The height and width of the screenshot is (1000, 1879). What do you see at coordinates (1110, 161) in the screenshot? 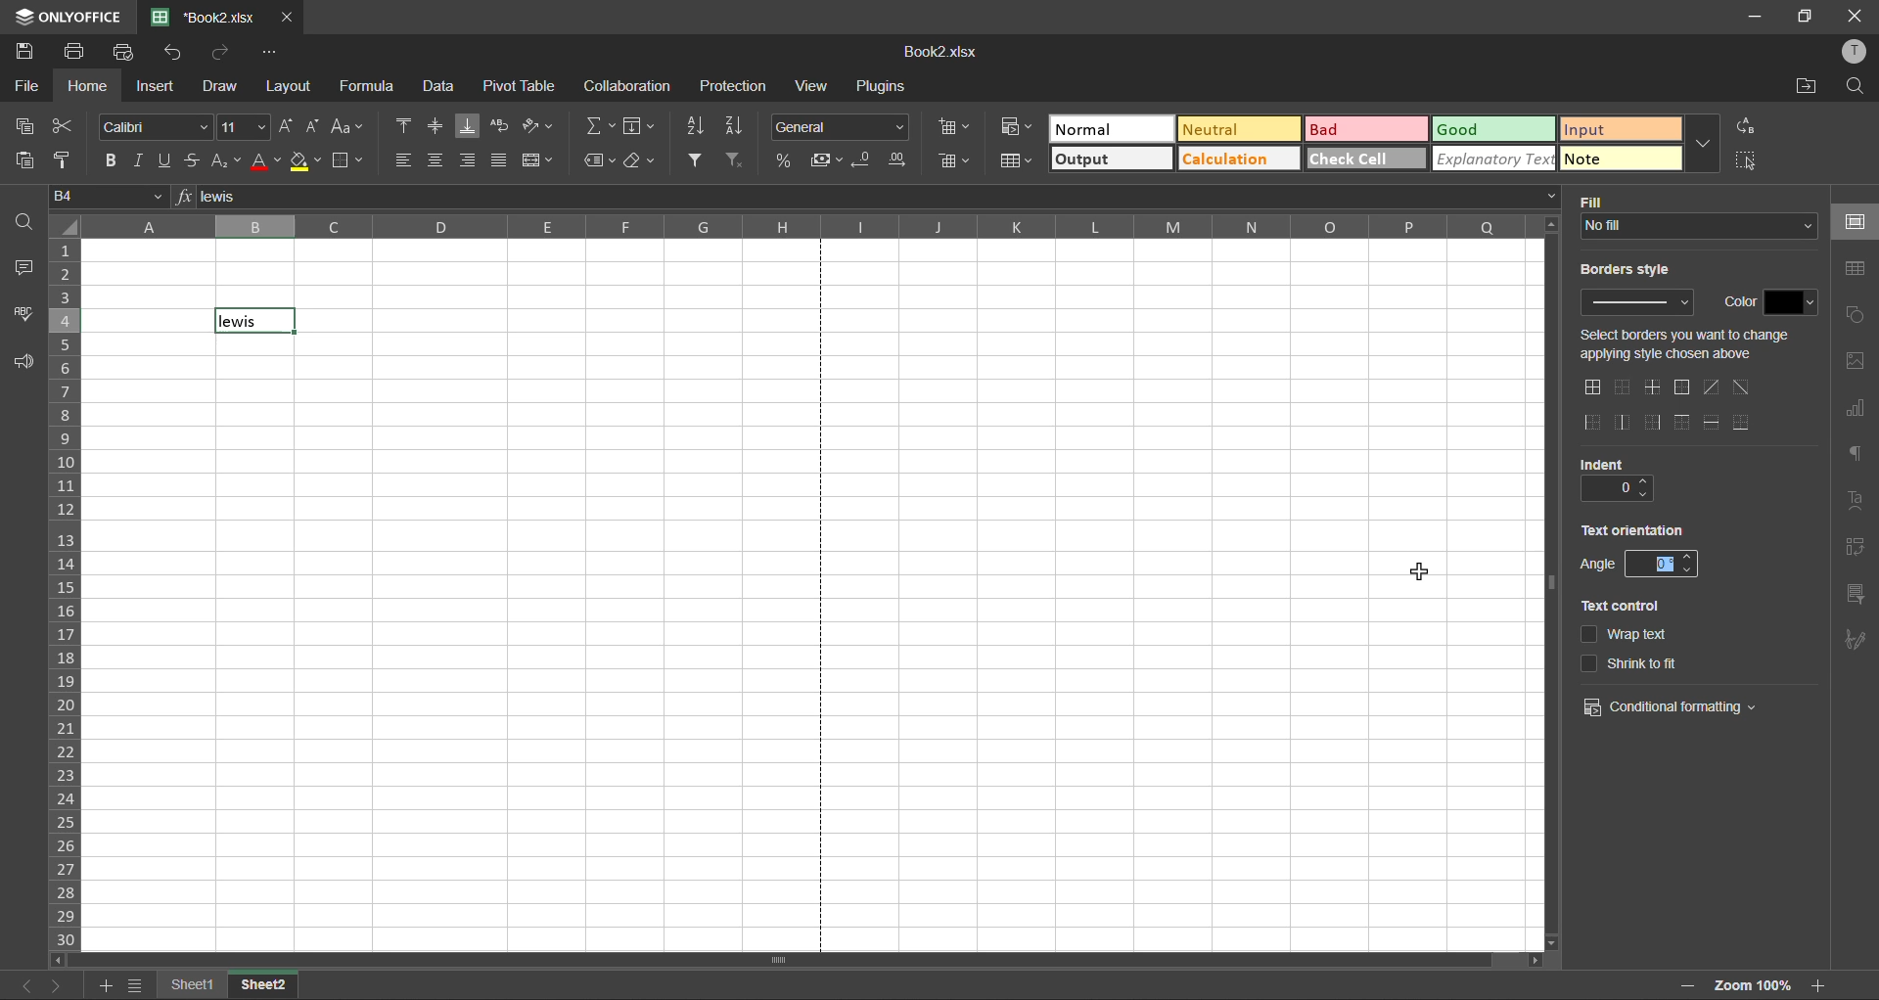
I see `output` at bounding box center [1110, 161].